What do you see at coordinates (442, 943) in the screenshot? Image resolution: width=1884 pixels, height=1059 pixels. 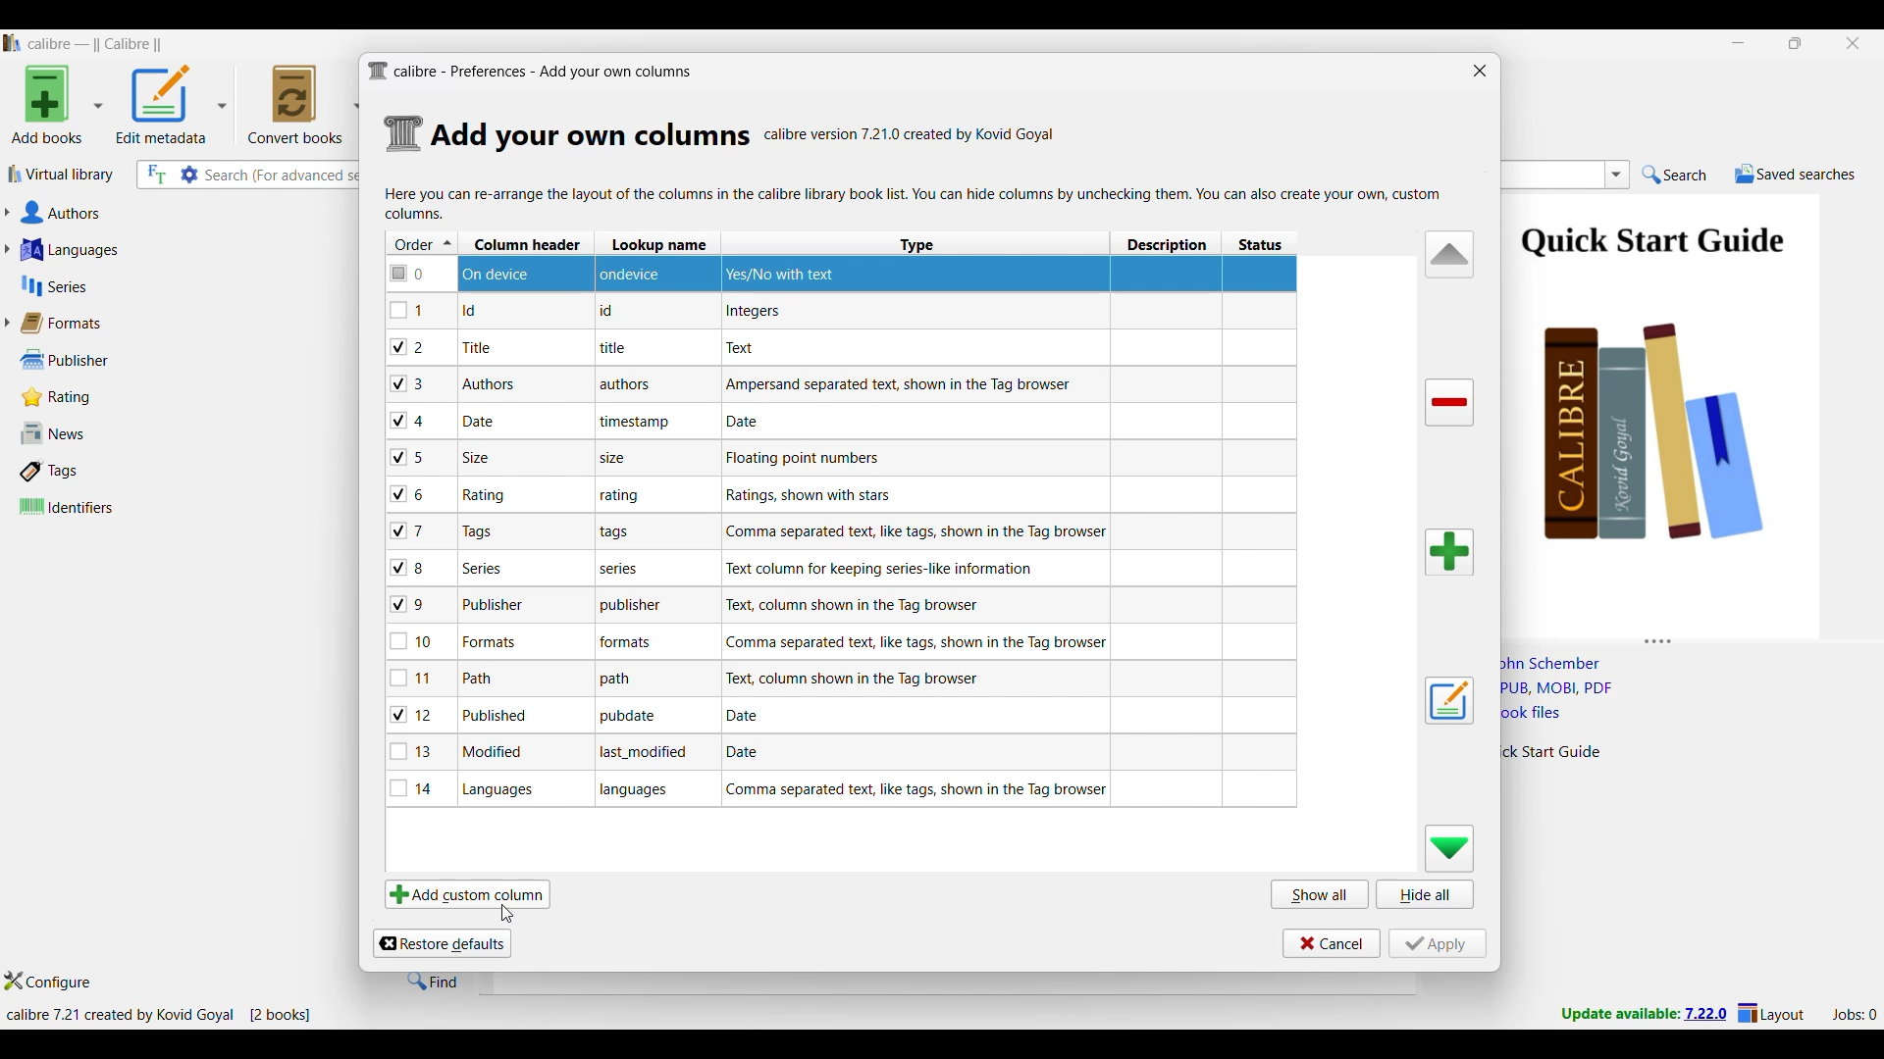 I see `Restore defaults` at bounding box center [442, 943].